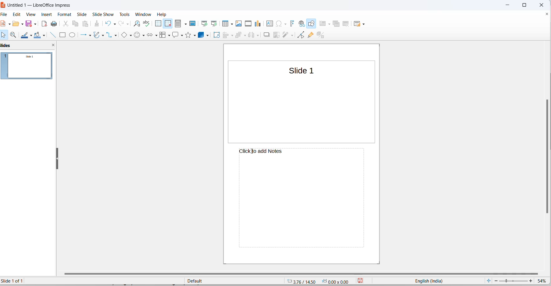 The width and height of the screenshot is (551, 286). I want to click on maximize, so click(526, 5).